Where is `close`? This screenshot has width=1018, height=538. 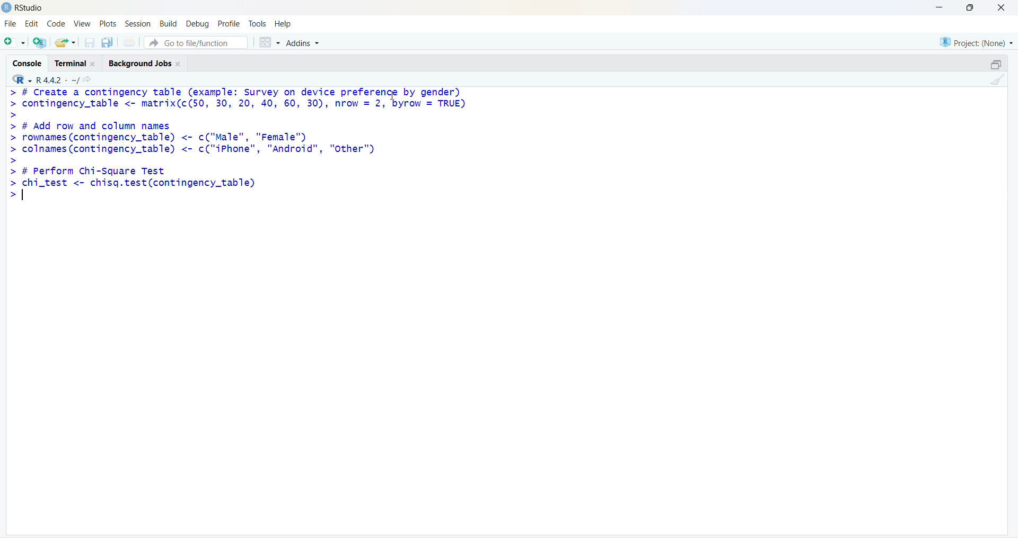
close is located at coordinates (1002, 7).